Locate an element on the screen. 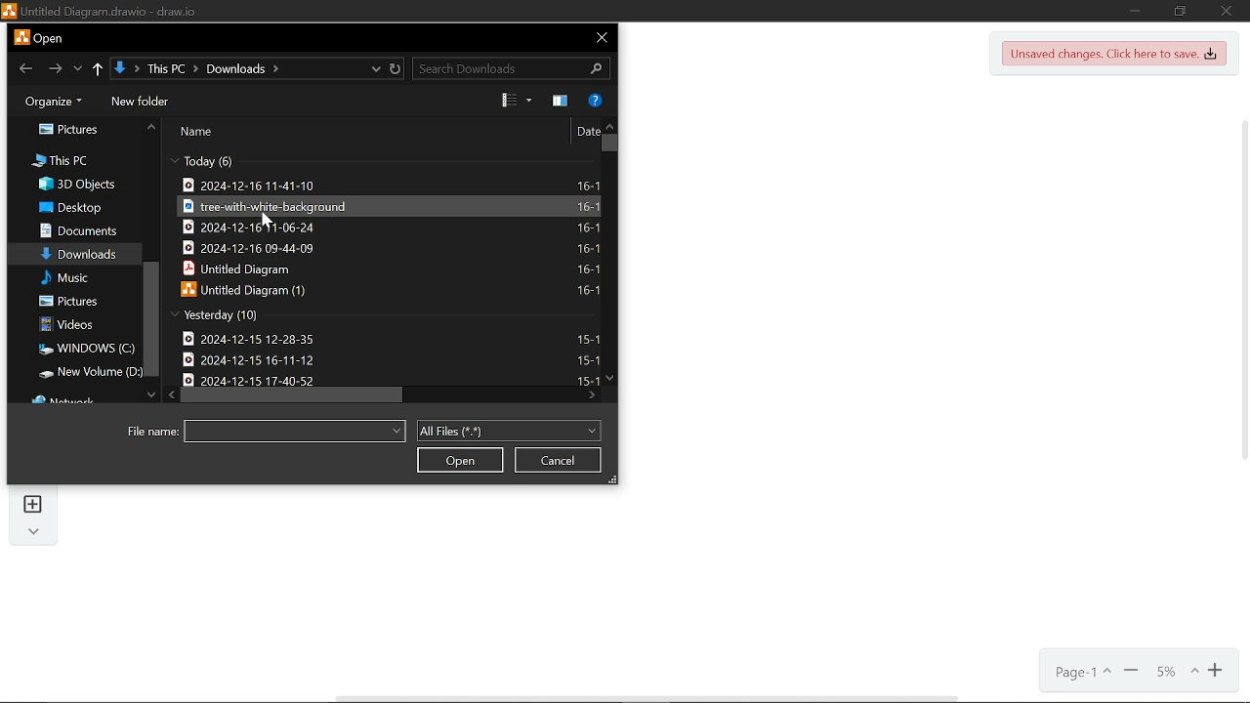  Next is located at coordinates (53, 69).